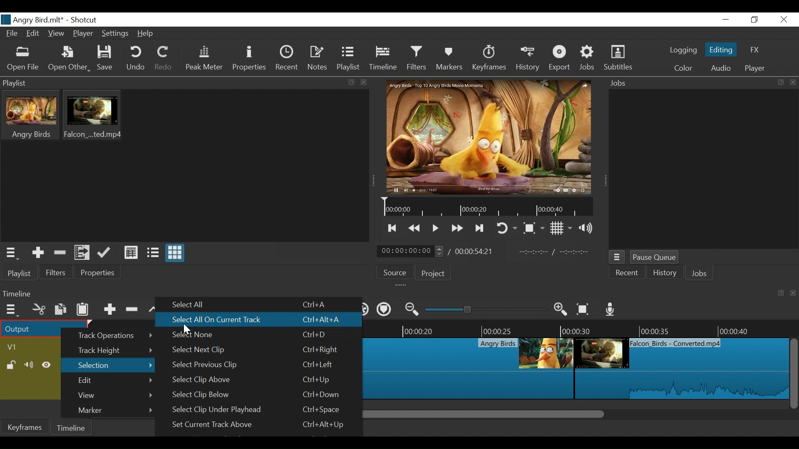  Describe the element at coordinates (38, 309) in the screenshot. I see `Cut` at that location.